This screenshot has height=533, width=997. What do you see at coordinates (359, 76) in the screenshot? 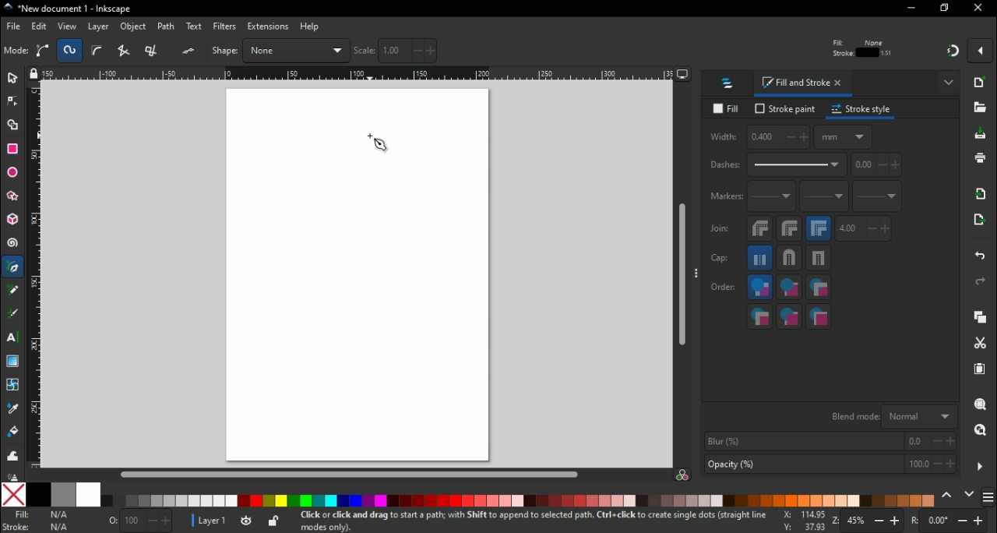
I see `horizontal ruler` at bounding box center [359, 76].